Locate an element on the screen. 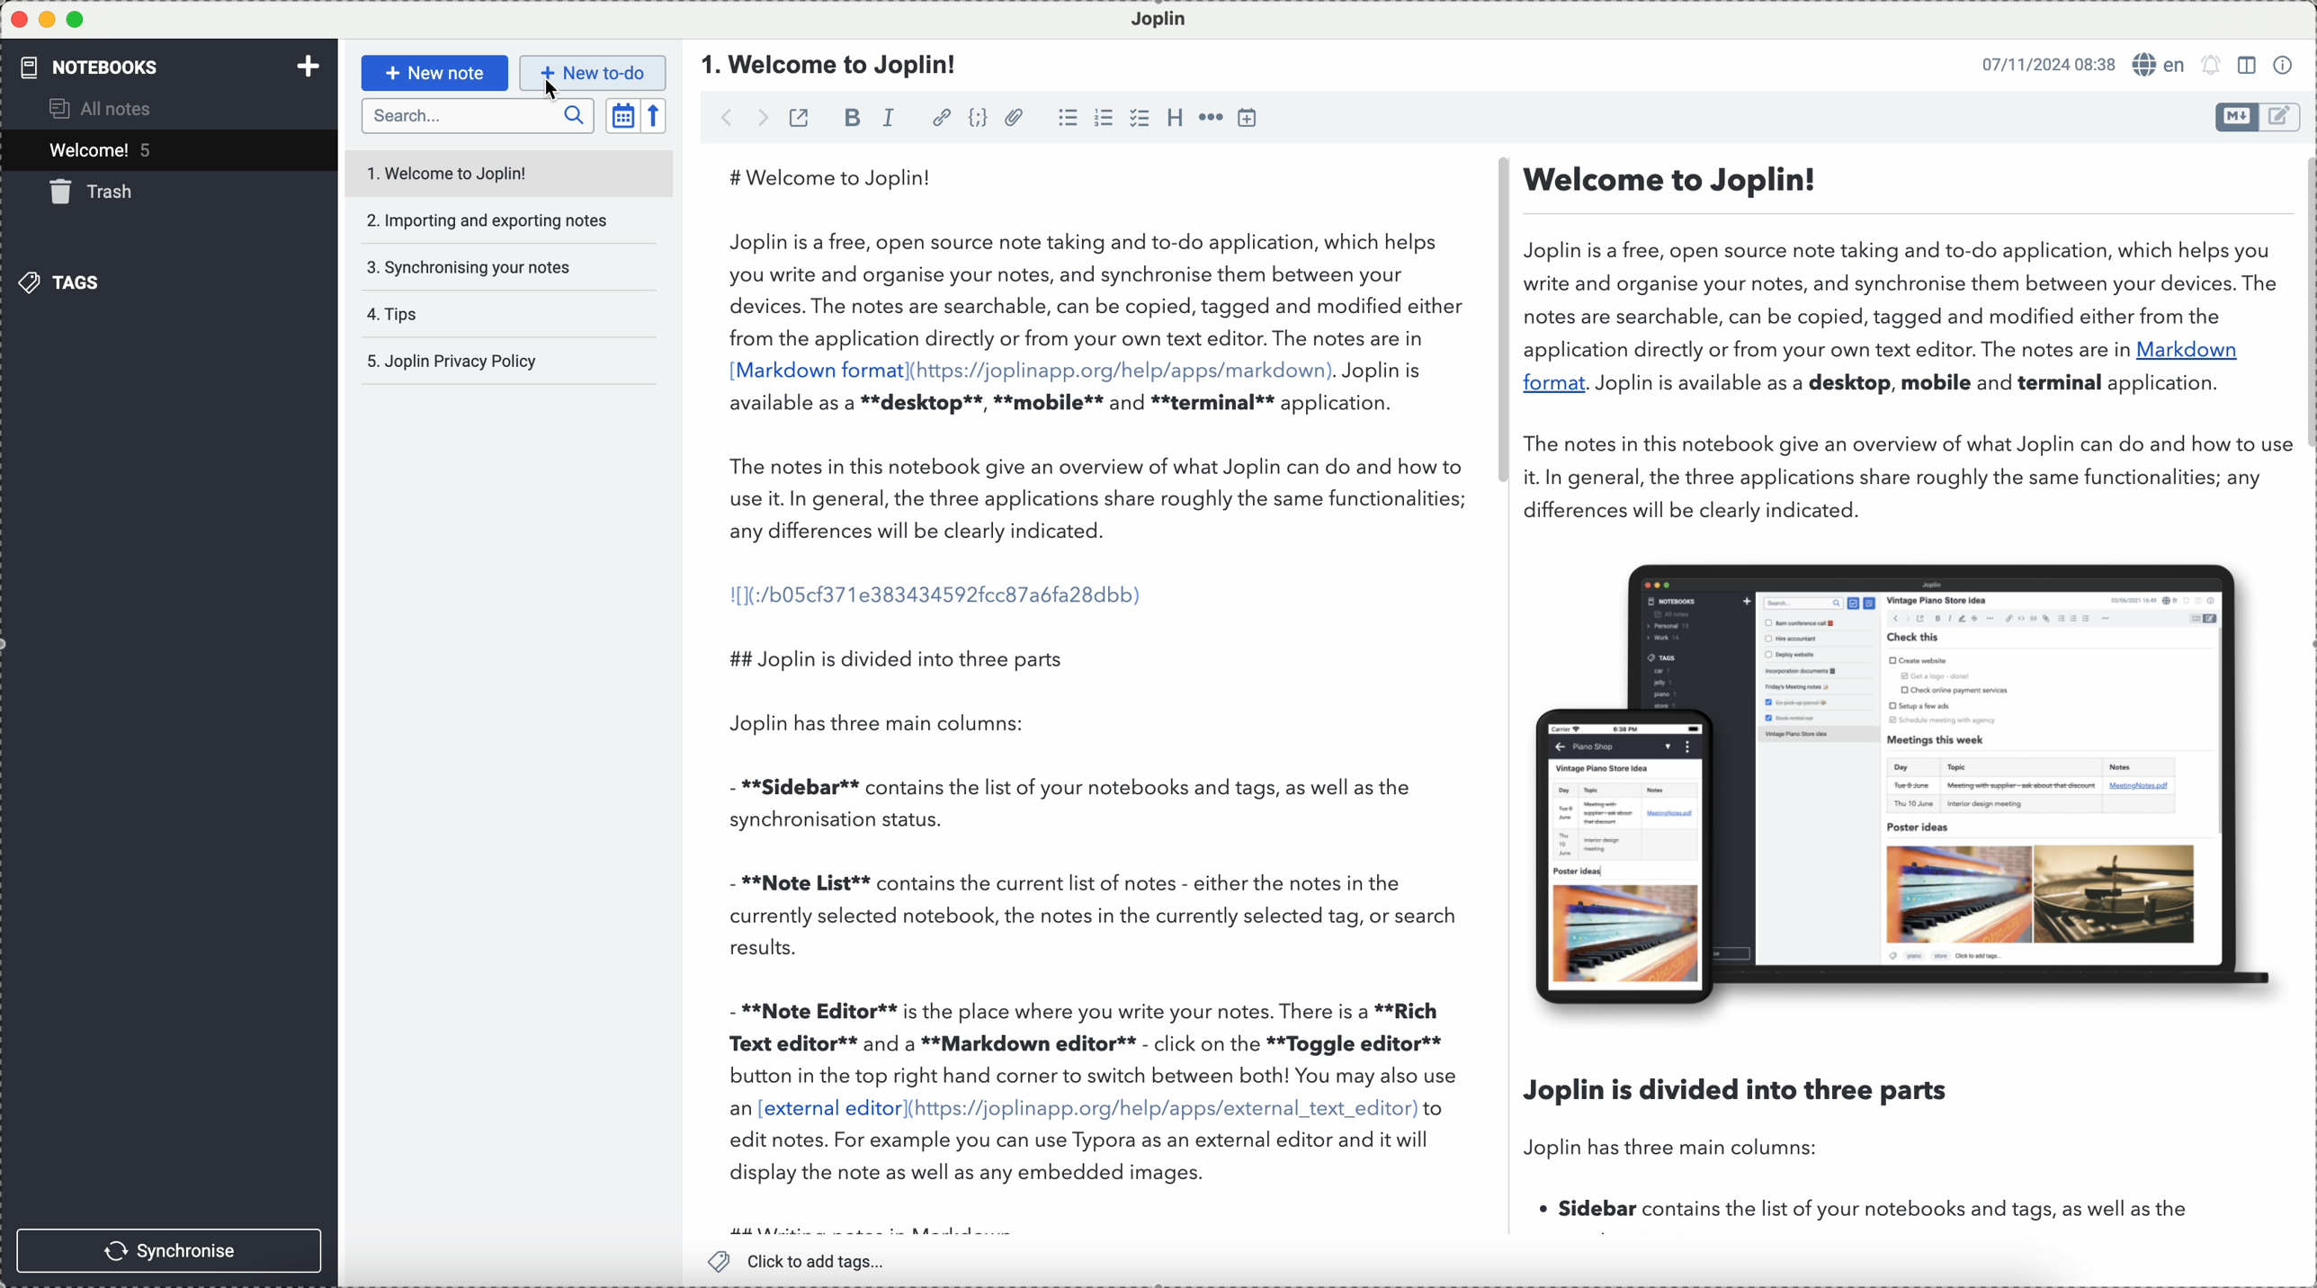  new to-do button is located at coordinates (593, 74).